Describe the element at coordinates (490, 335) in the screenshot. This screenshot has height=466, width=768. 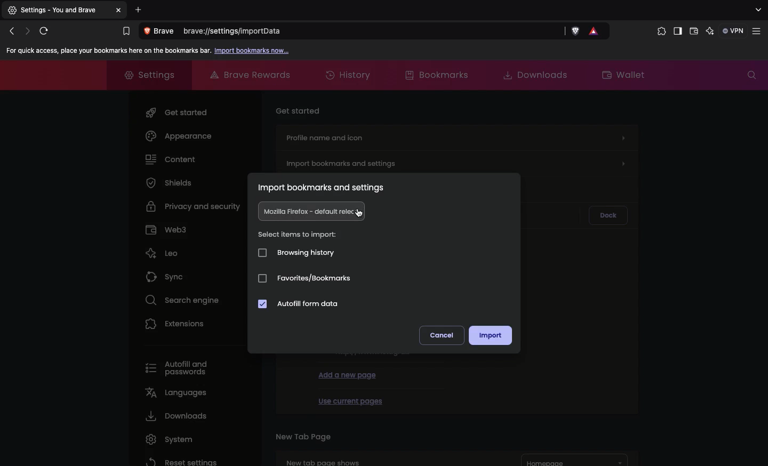
I see `Import` at that location.